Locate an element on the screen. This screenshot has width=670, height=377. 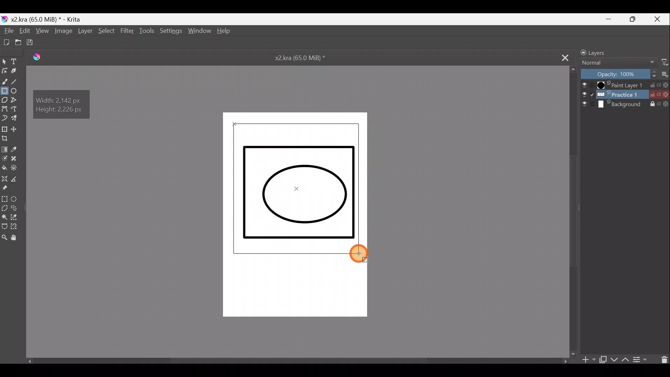
Lock/unlock docker is located at coordinates (580, 51).